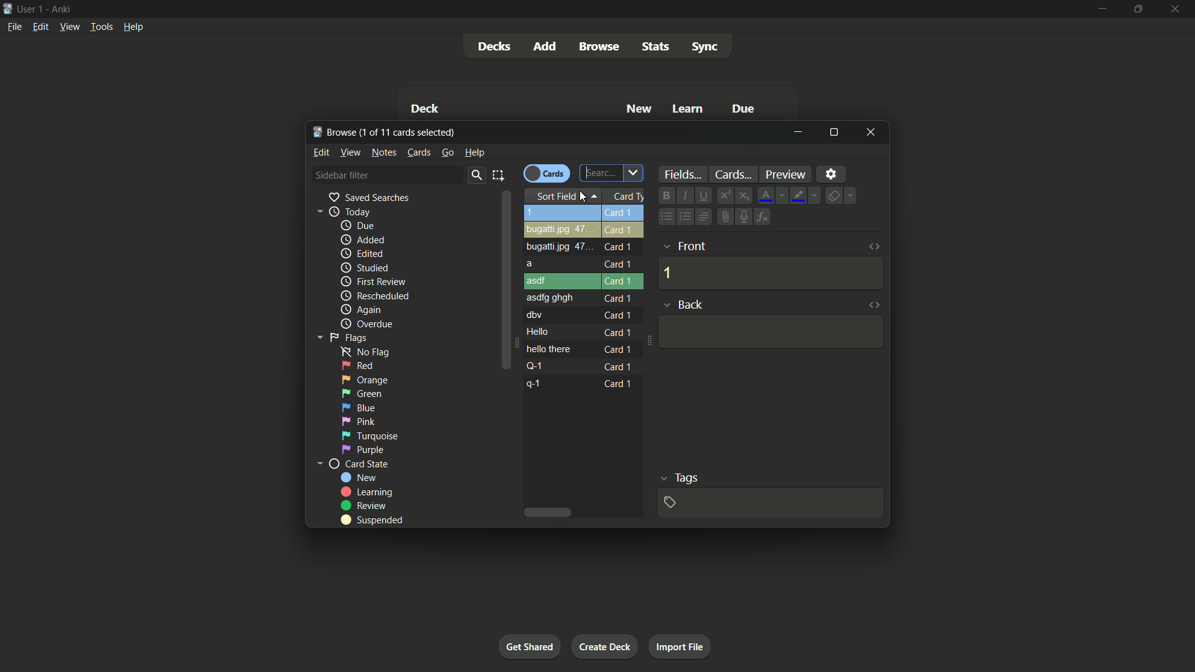 This screenshot has height=672, width=1195. Describe the element at coordinates (550, 512) in the screenshot. I see `scroll bar` at that location.